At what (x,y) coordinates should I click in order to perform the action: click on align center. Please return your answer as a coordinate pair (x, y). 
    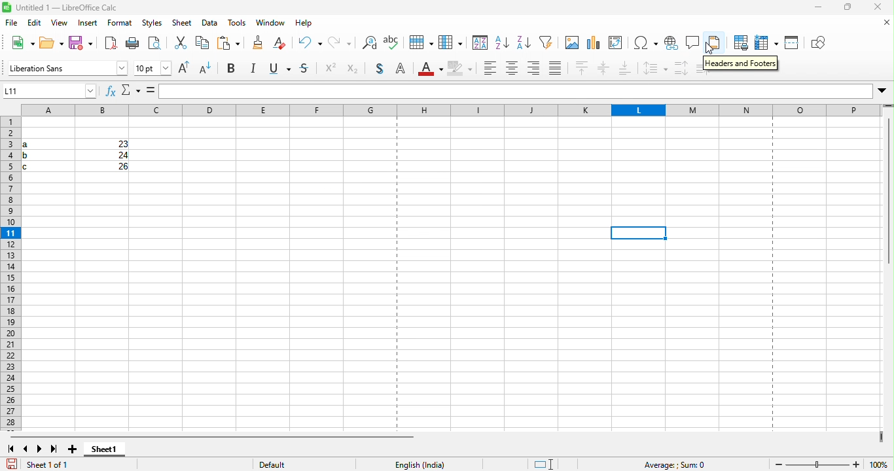
    Looking at the image, I should click on (511, 71).